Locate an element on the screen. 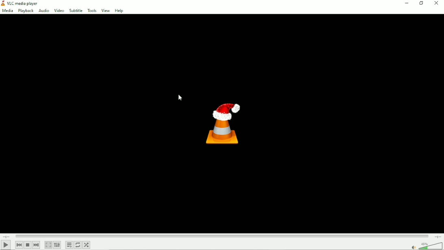  Random is located at coordinates (86, 245).